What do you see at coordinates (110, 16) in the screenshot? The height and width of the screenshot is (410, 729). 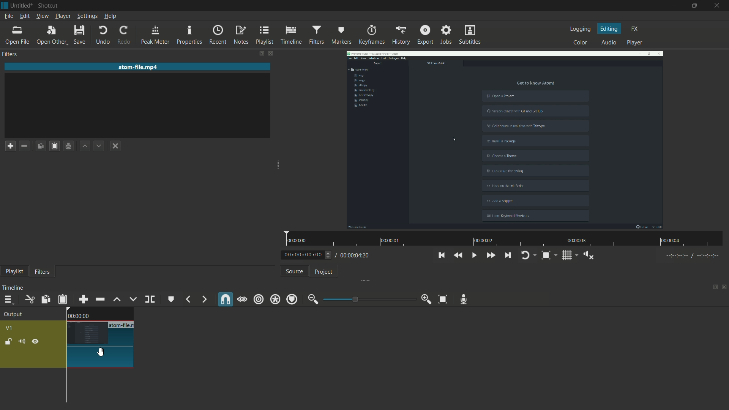 I see `help menu` at bounding box center [110, 16].